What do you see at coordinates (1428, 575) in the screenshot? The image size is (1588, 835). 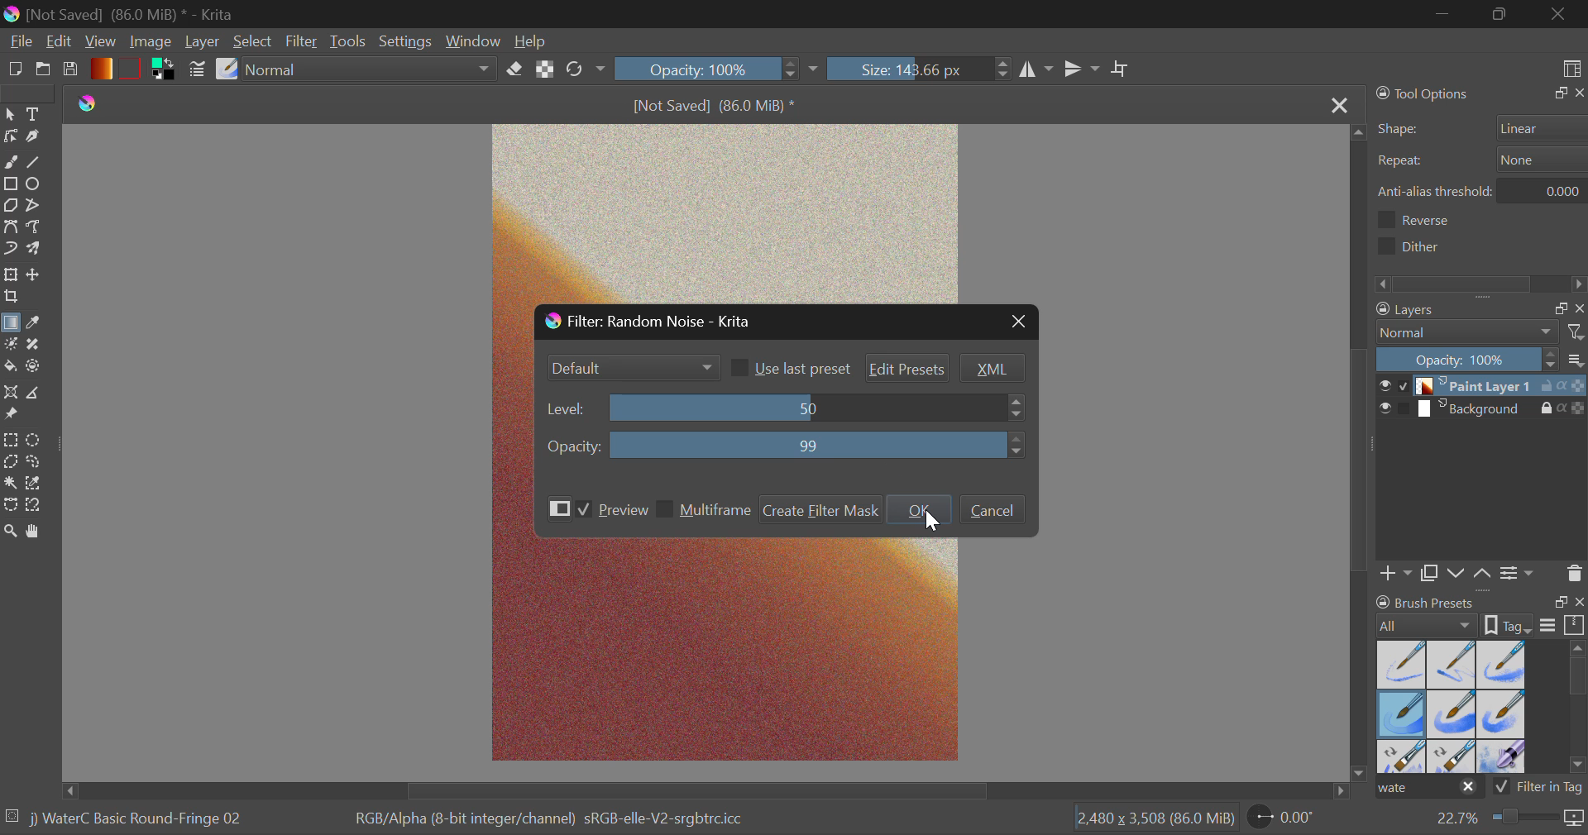 I see `copy` at bounding box center [1428, 575].